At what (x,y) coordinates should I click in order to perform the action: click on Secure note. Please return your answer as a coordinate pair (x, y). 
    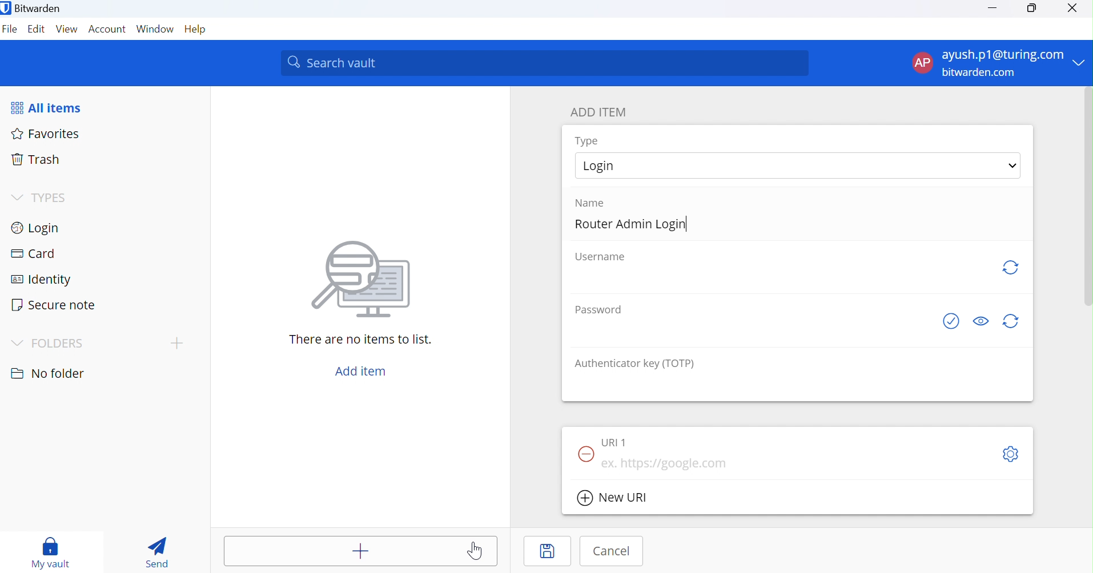
    Looking at the image, I should click on (56, 304).